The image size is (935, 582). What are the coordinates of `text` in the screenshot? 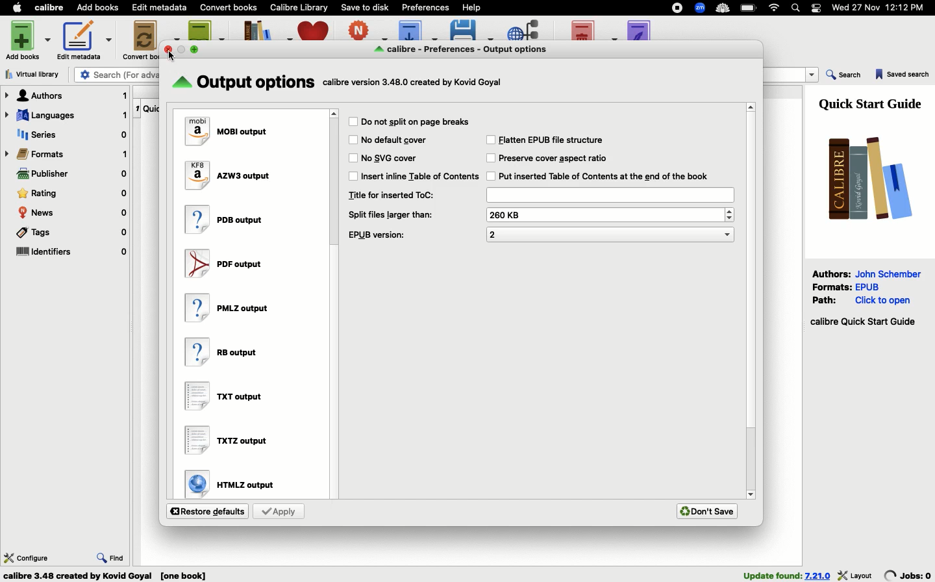 It's located at (415, 82).